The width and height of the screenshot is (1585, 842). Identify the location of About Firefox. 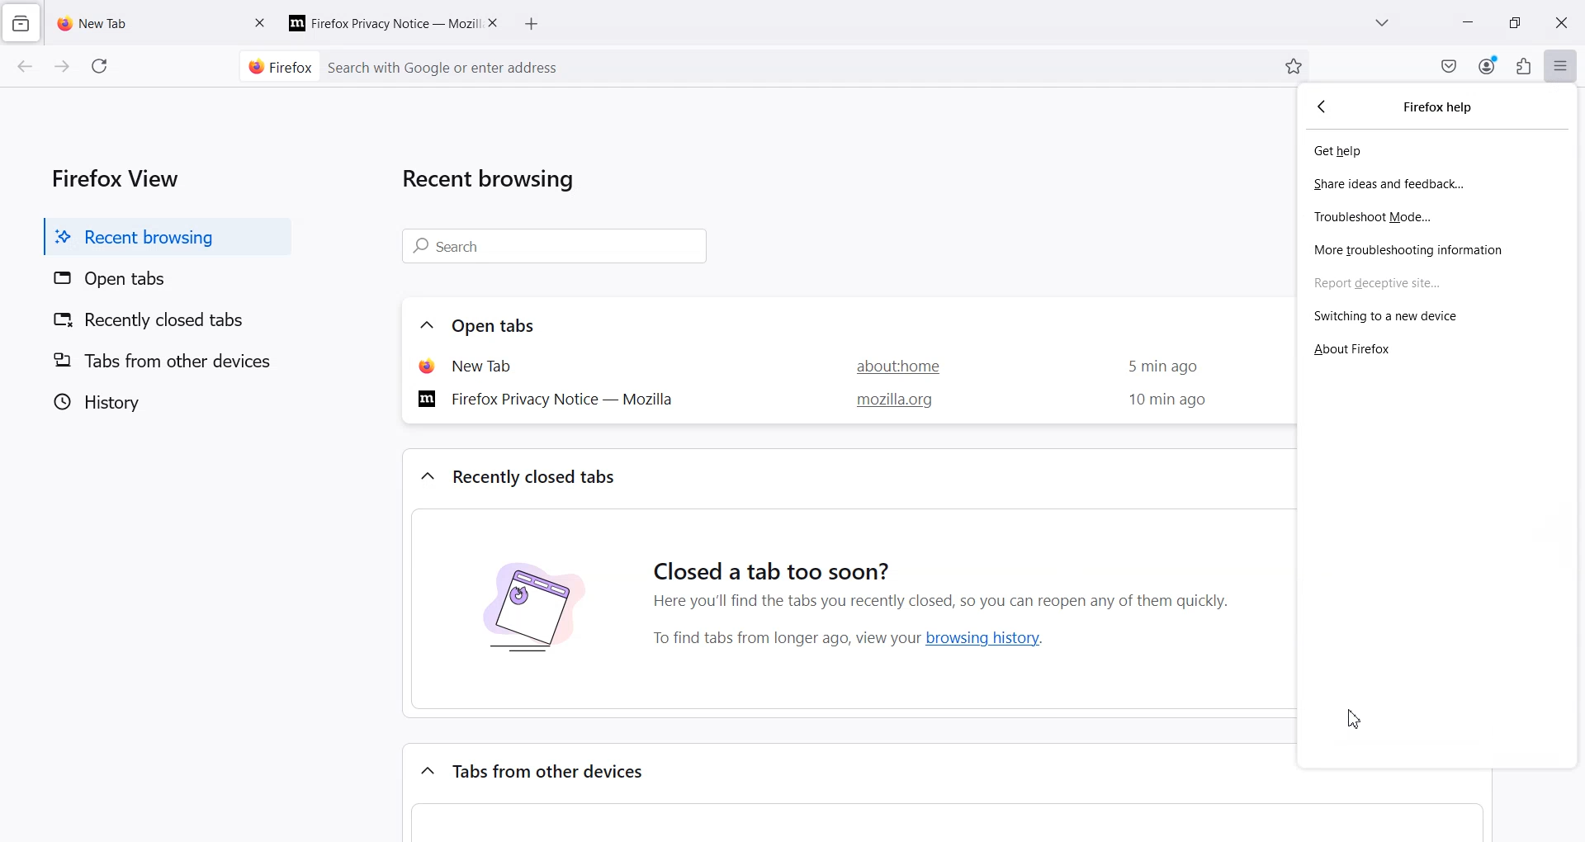
(1438, 348).